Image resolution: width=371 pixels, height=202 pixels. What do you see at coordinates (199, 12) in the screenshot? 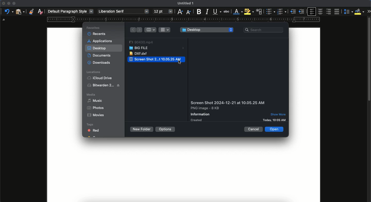
I see `bold` at bounding box center [199, 12].